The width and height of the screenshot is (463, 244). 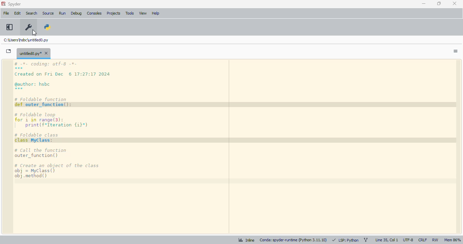 I want to click on close, so click(x=455, y=3).